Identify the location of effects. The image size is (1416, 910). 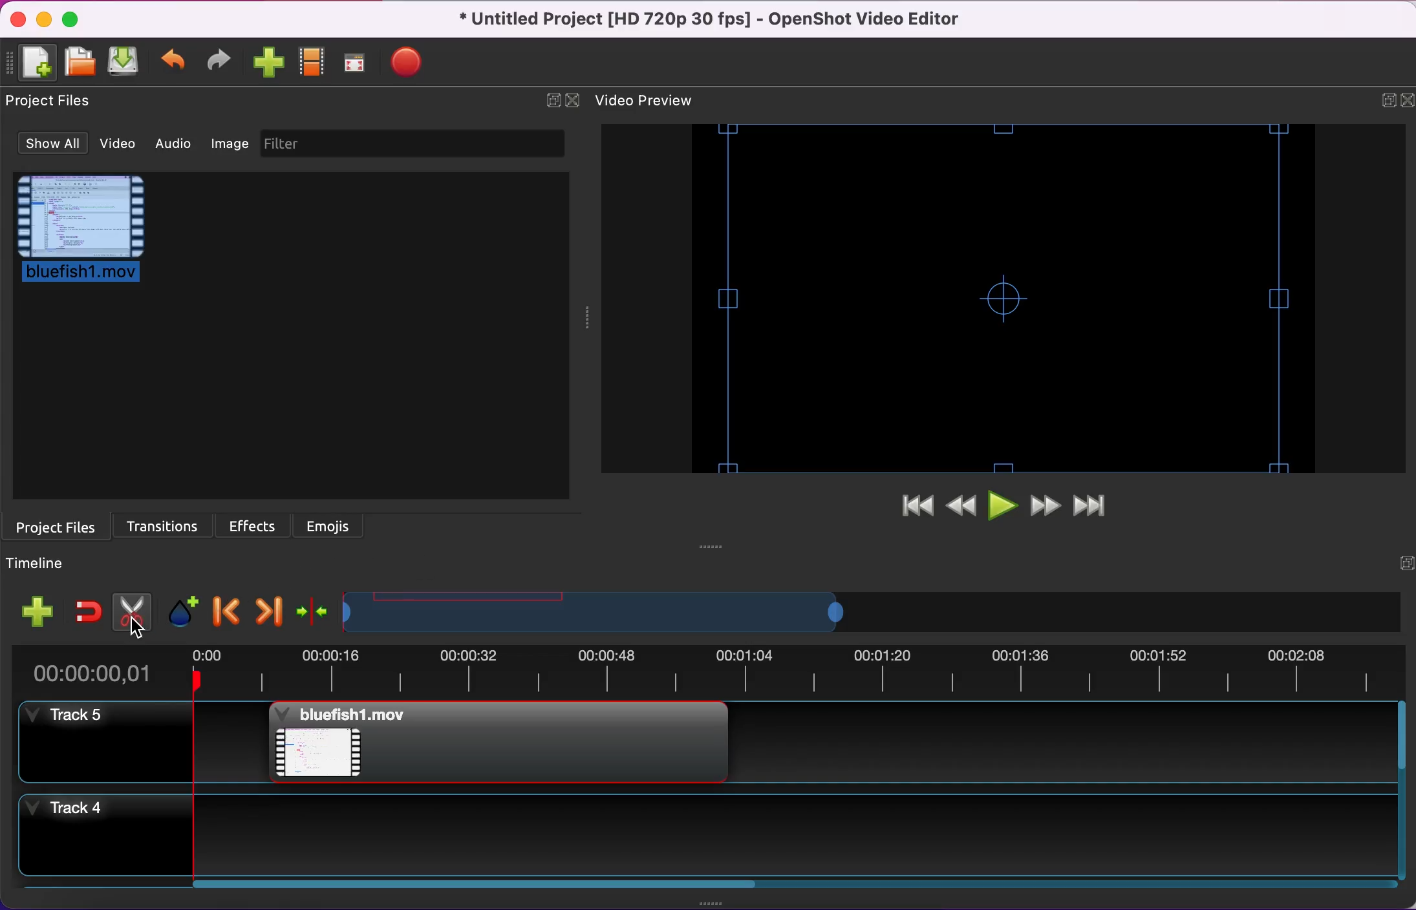
(255, 525).